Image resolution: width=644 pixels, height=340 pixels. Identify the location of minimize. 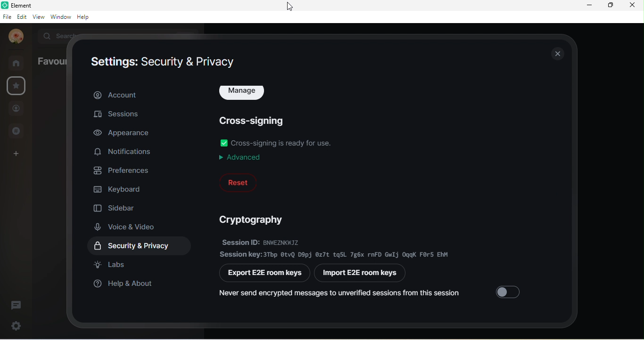
(590, 5).